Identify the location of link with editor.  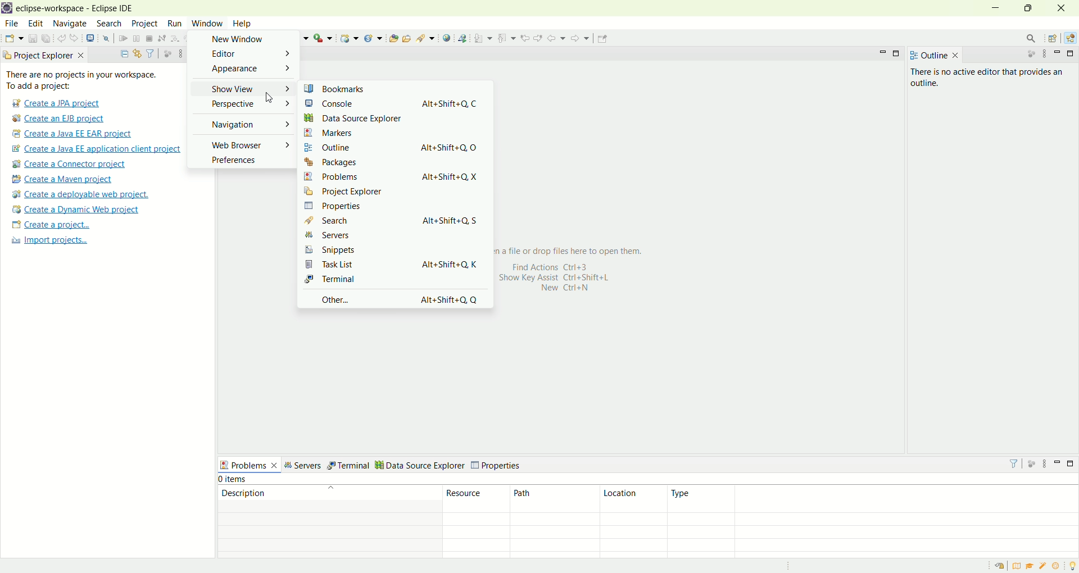
(137, 52).